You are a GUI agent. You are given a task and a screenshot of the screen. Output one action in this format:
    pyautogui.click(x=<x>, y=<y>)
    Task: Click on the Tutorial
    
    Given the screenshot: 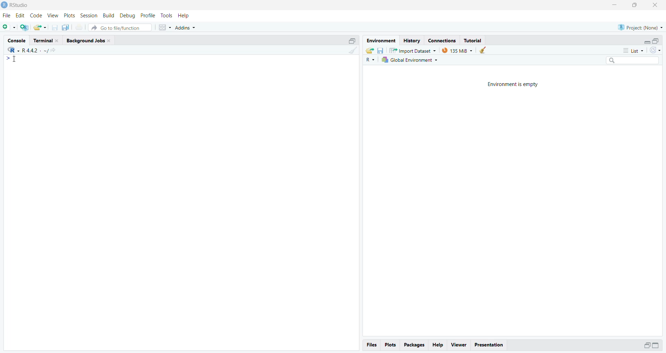 What is the action you would take?
    pyautogui.click(x=474, y=40)
    